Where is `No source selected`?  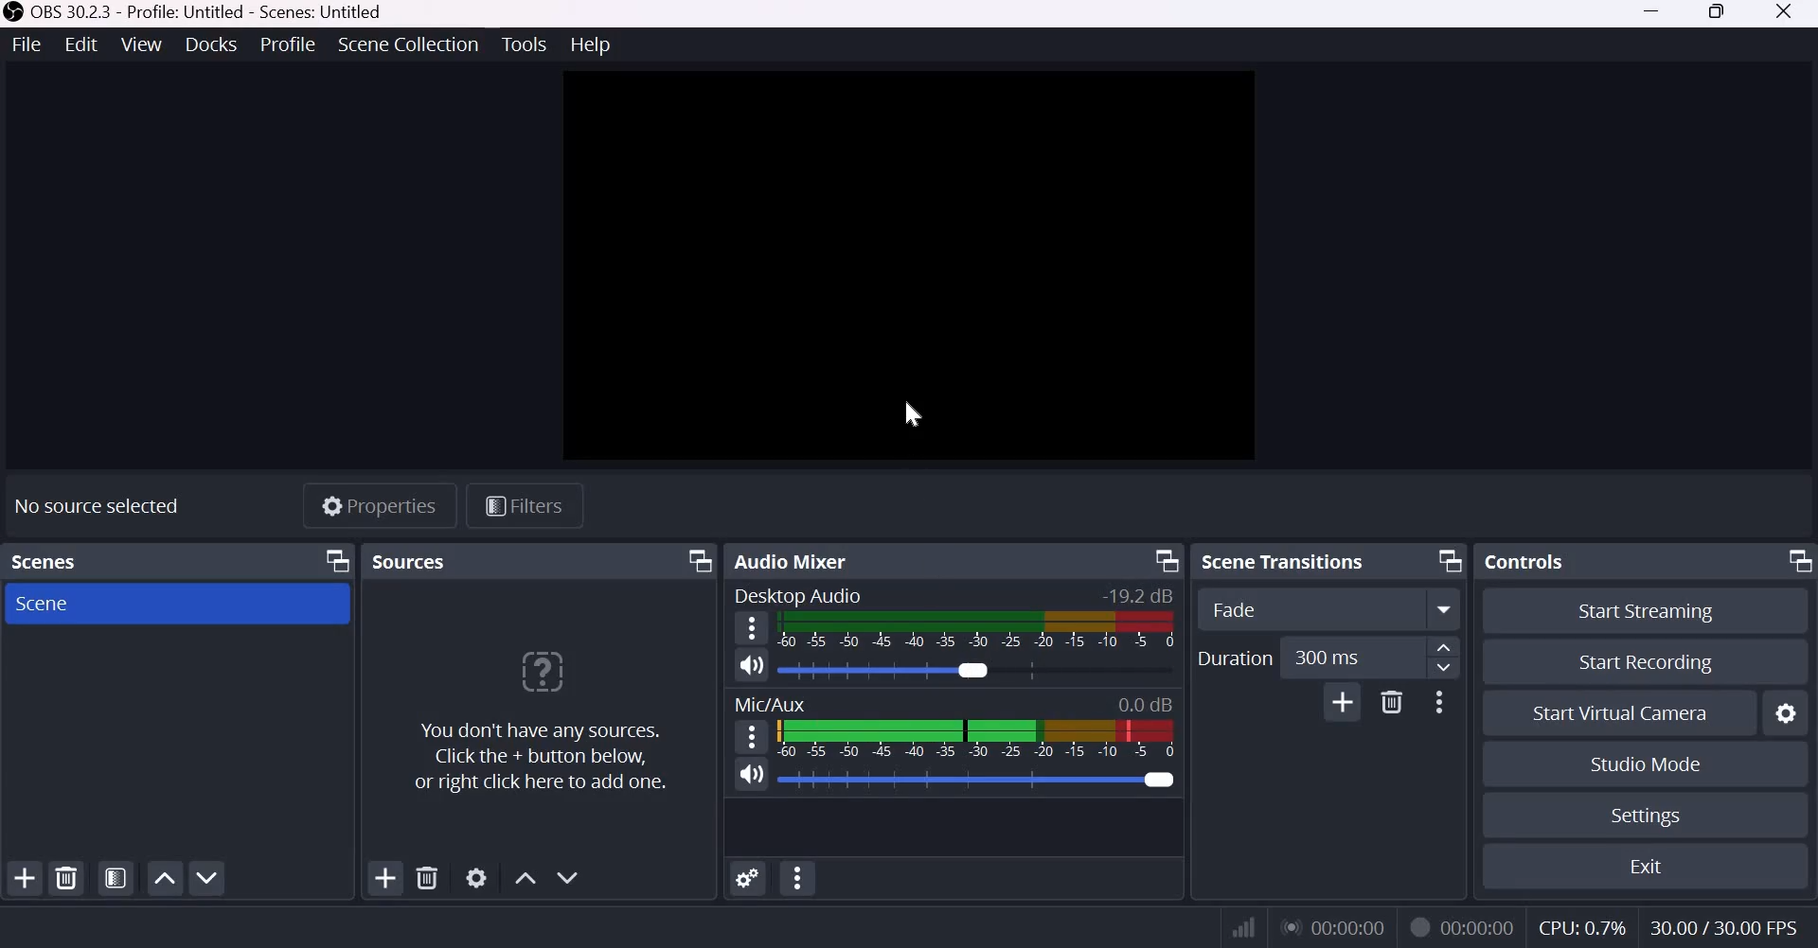
No source selected is located at coordinates (96, 505).